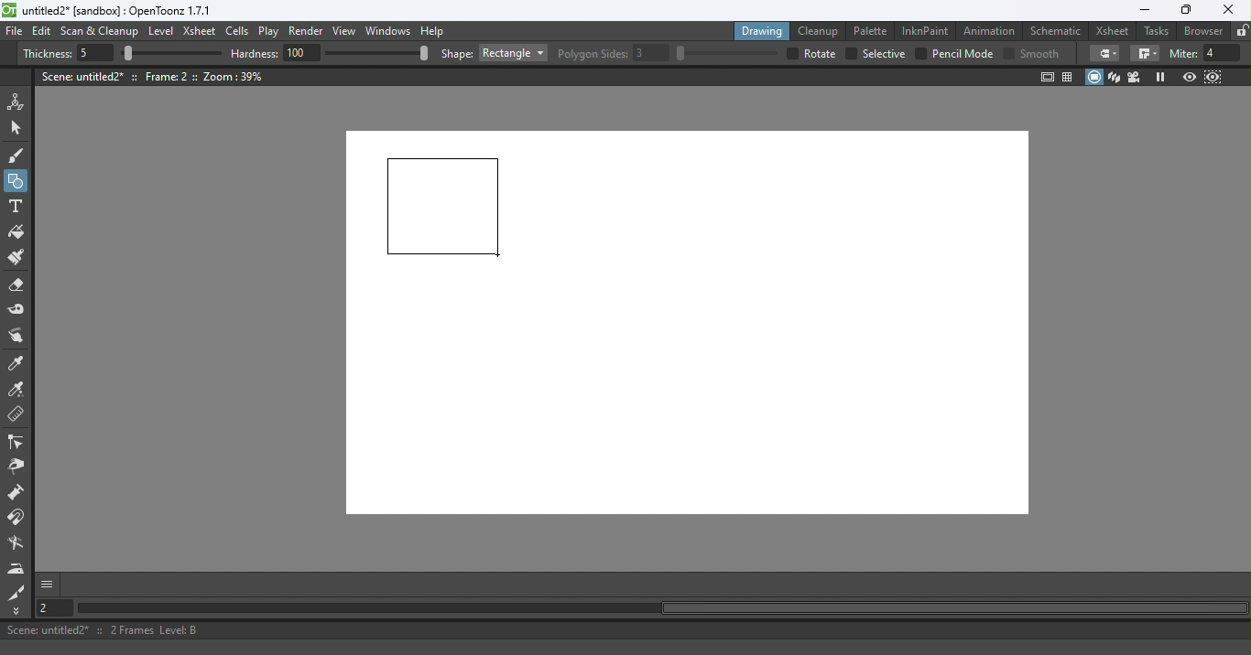 The image size is (1251, 655). I want to click on Rectangle , so click(513, 53).